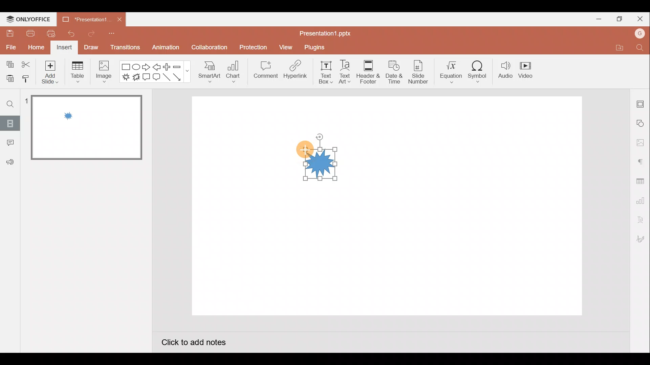  Describe the element at coordinates (137, 79) in the screenshot. I see `Explosion 2` at that location.